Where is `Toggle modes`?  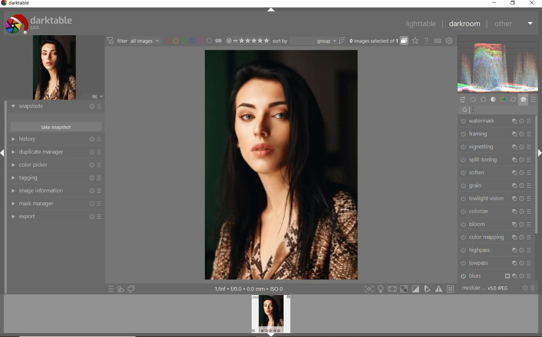 Toggle modes is located at coordinates (409, 289).